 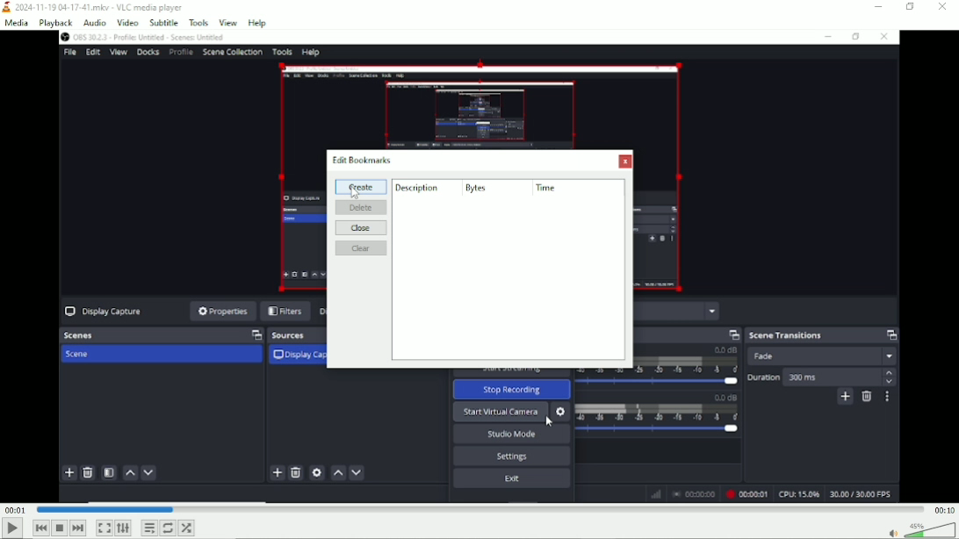 What do you see at coordinates (942, 8) in the screenshot?
I see `Close` at bounding box center [942, 8].